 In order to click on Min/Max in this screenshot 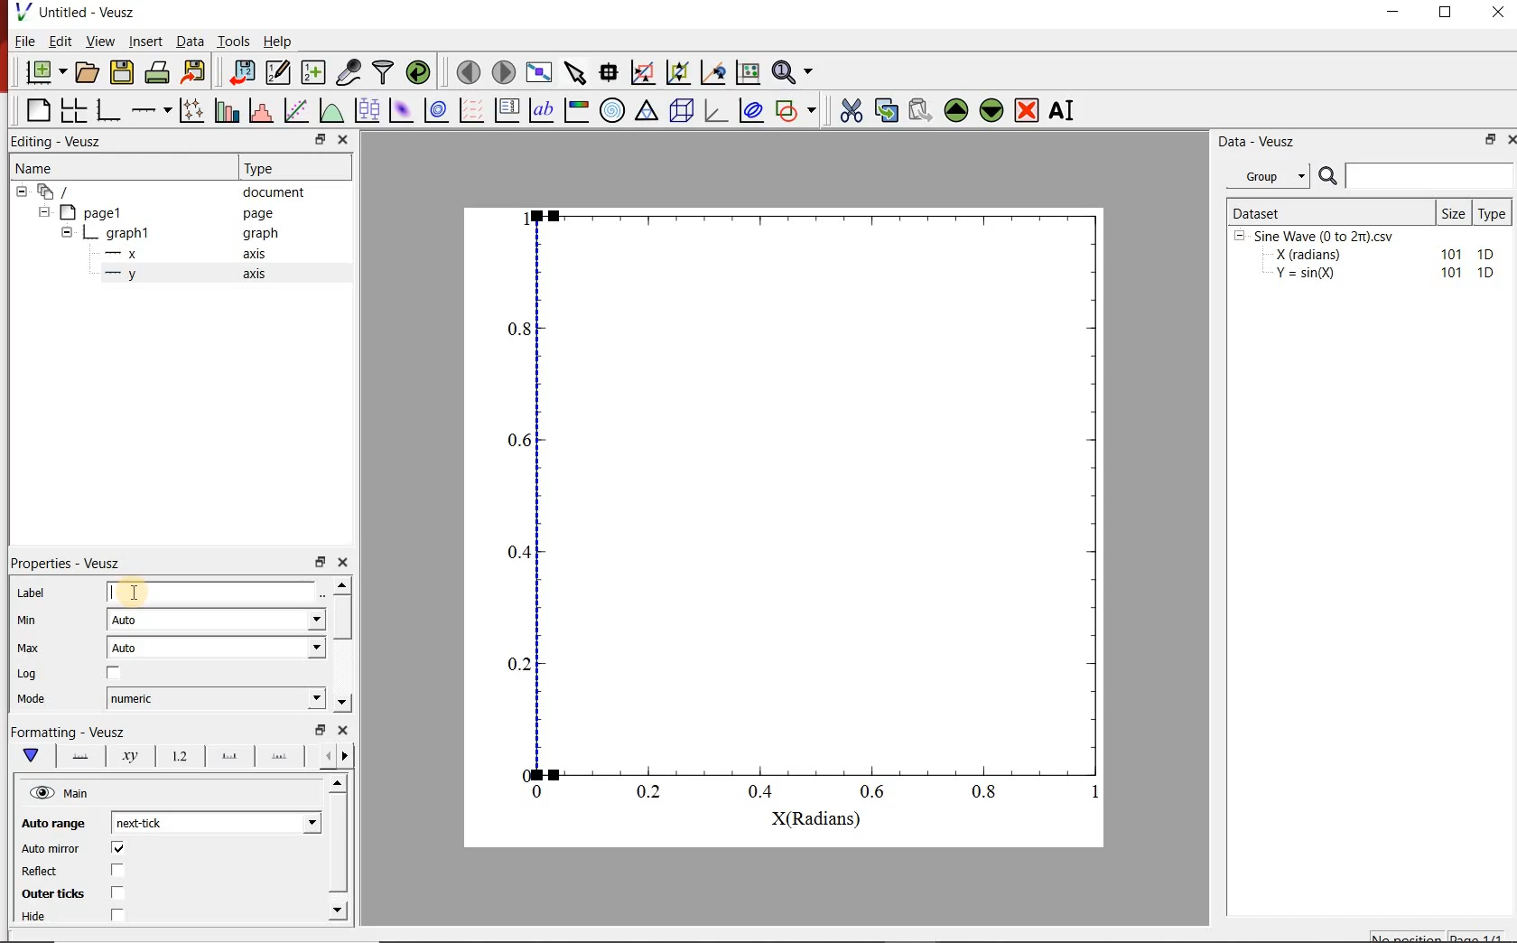, I will do `click(1487, 141)`.